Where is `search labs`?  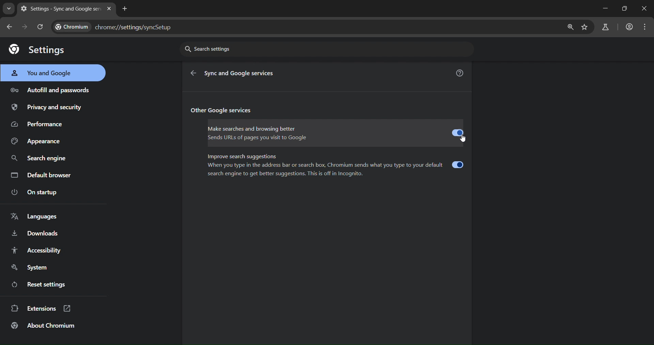
search labs is located at coordinates (606, 26).